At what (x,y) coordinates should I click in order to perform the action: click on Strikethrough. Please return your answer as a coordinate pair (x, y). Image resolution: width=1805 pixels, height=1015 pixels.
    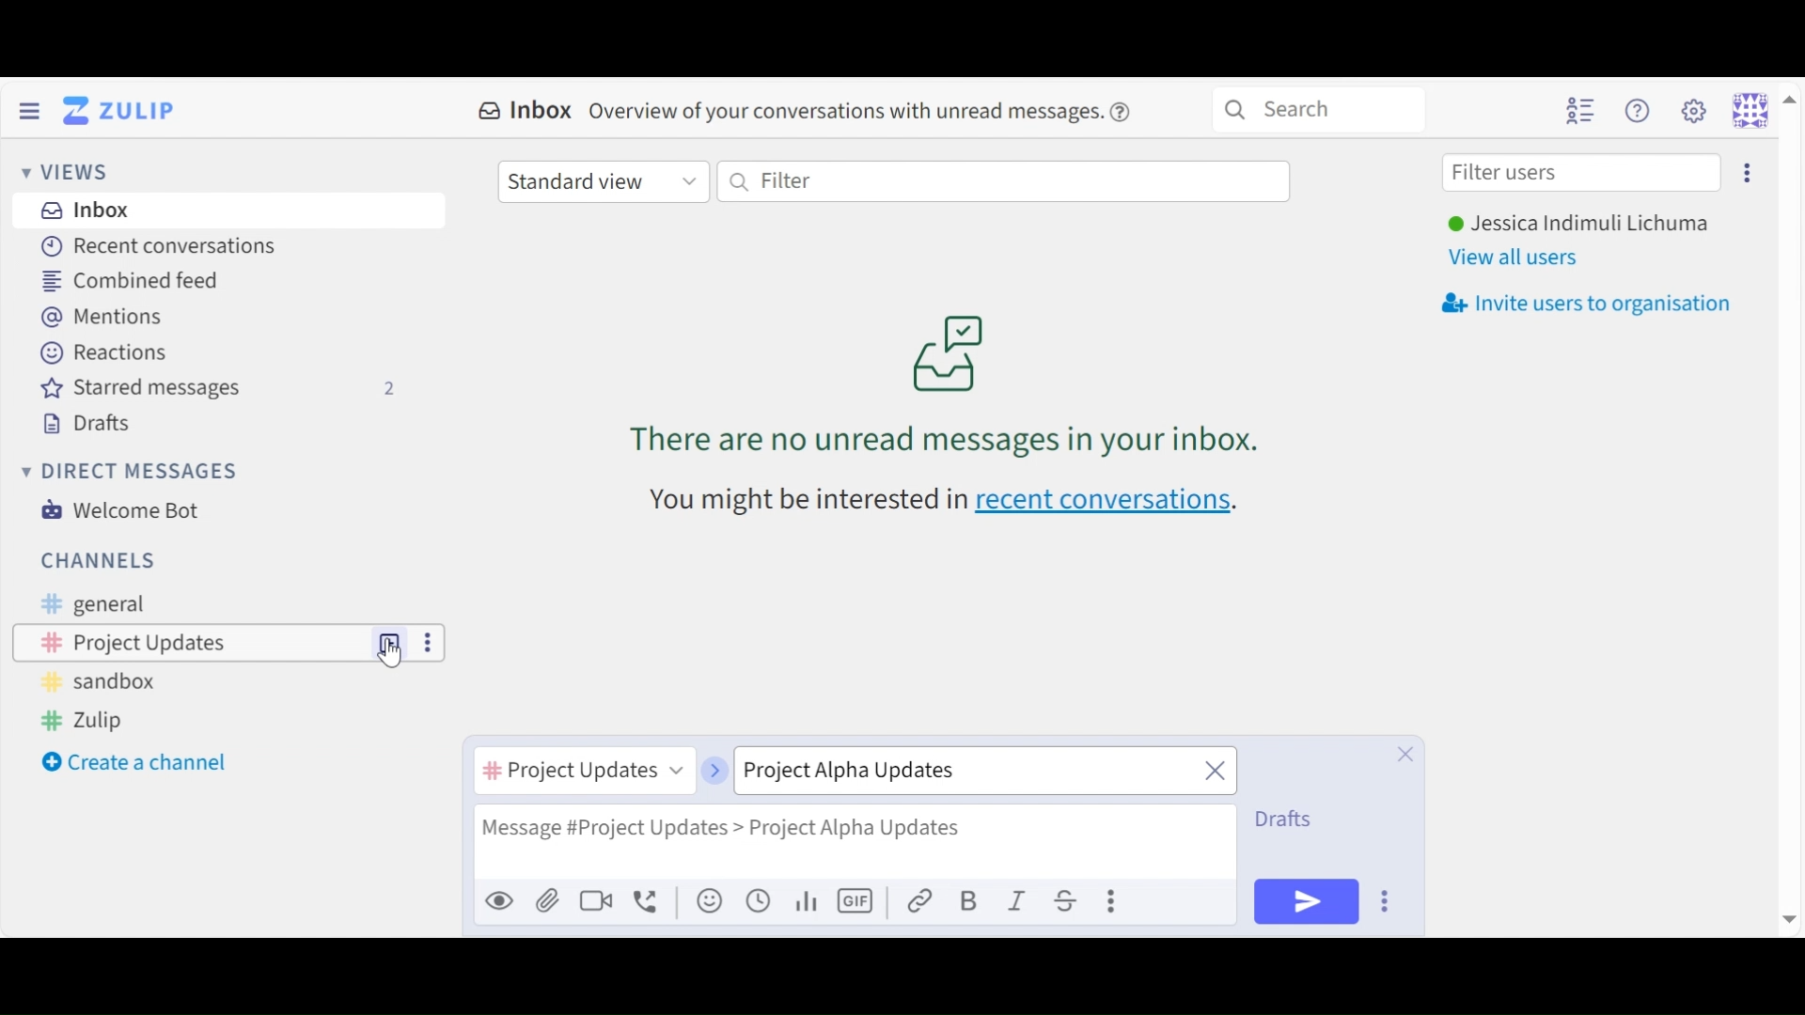
    Looking at the image, I should click on (1069, 900).